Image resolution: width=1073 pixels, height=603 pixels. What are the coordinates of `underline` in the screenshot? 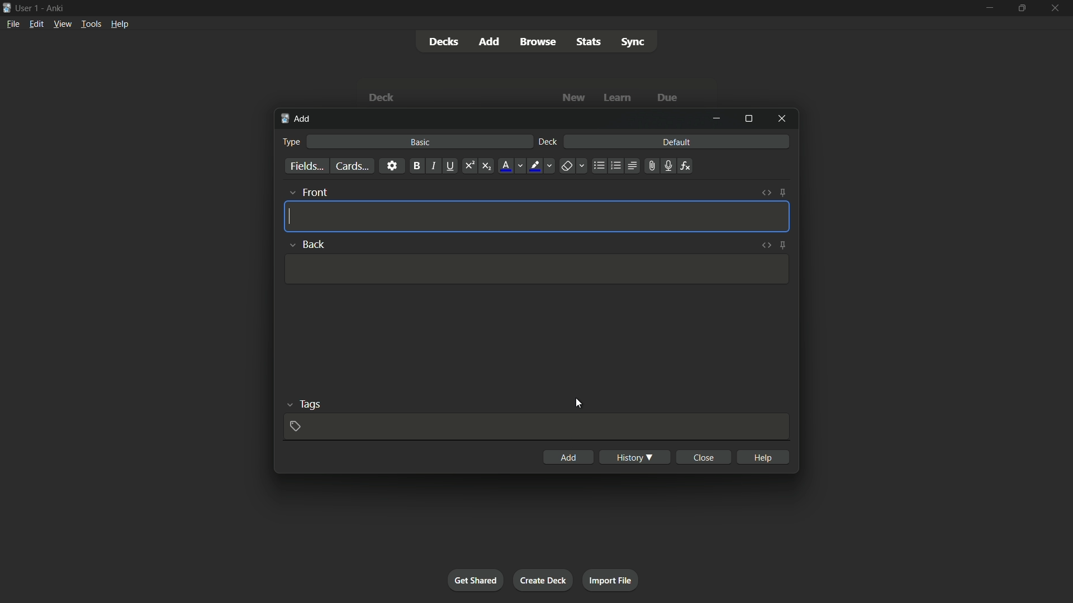 It's located at (450, 165).